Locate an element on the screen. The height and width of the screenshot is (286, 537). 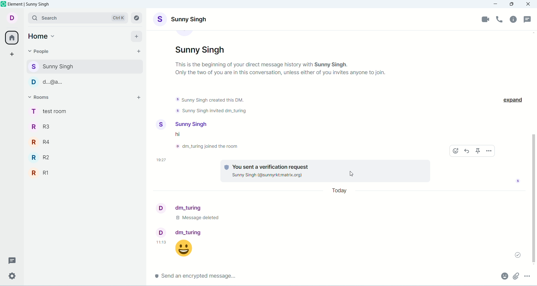
R2 is located at coordinates (85, 156).